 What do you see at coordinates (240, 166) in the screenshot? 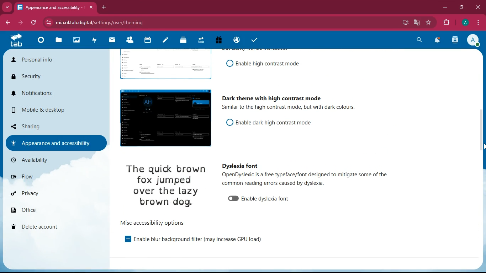
I see `dyslexia font` at bounding box center [240, 166].